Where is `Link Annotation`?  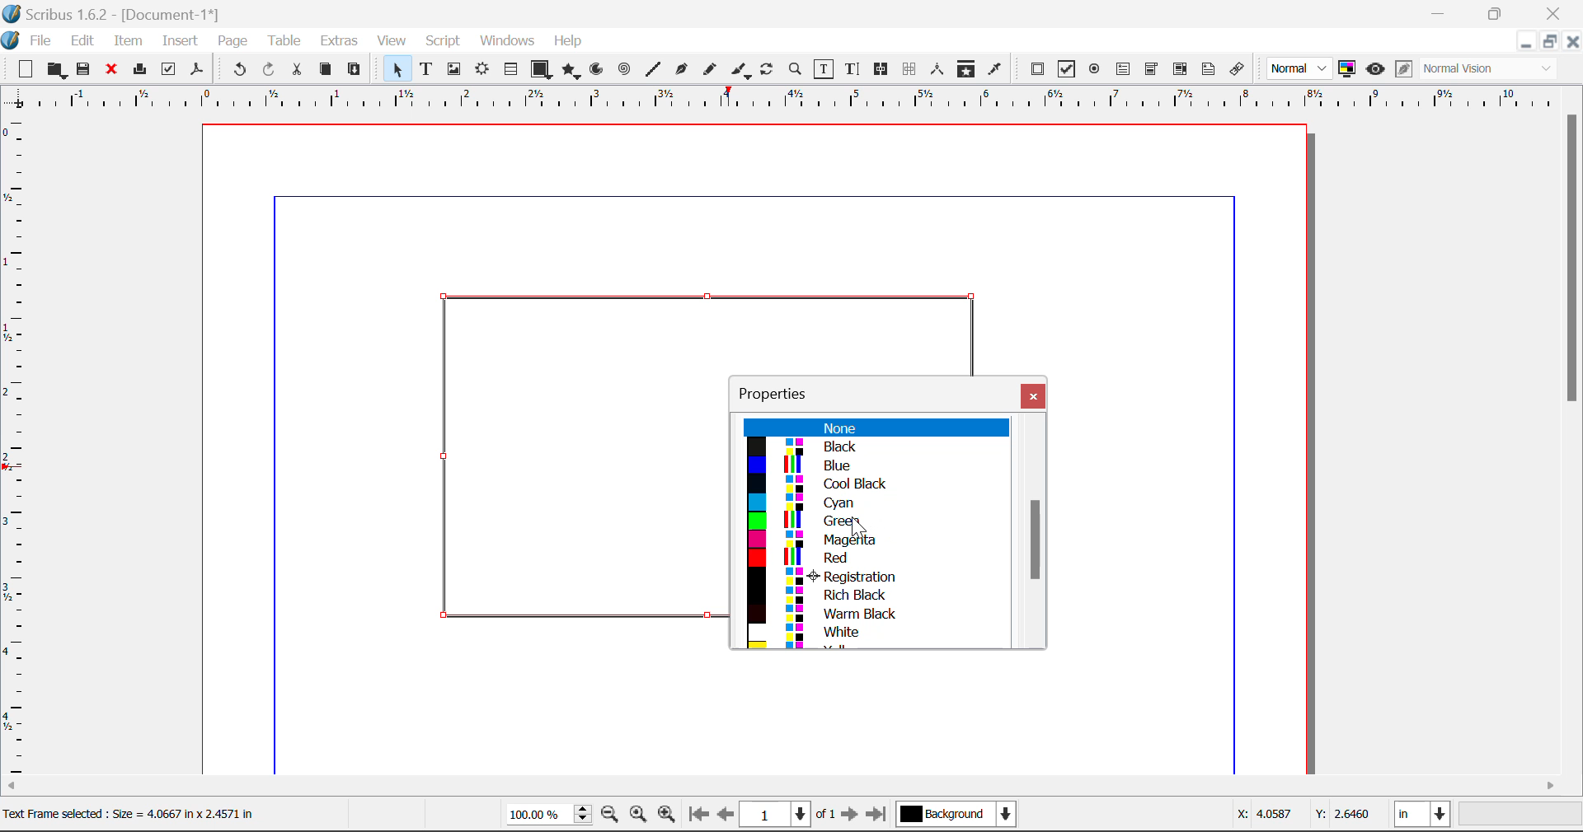 Link Annotation is located at coordinates (1236, 69).